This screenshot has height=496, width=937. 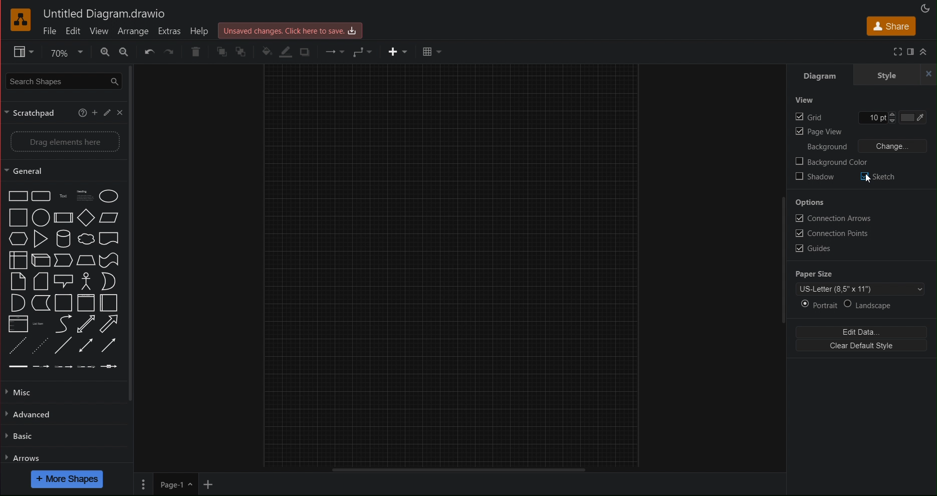 I want to click on Undo, so click(x=148, y=52).